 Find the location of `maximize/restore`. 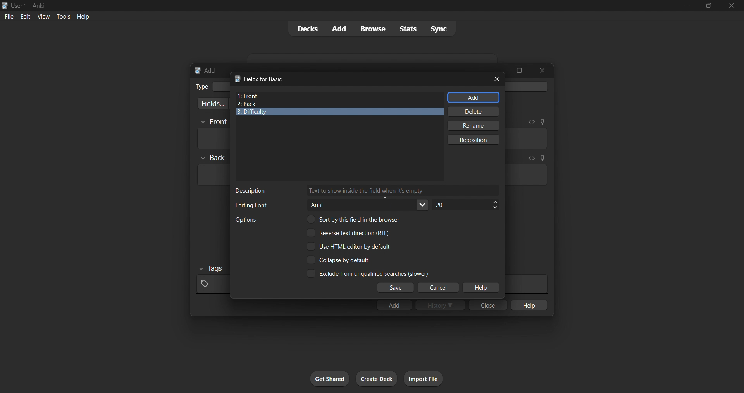

maximize/restore is located at coordinates (709, 6).